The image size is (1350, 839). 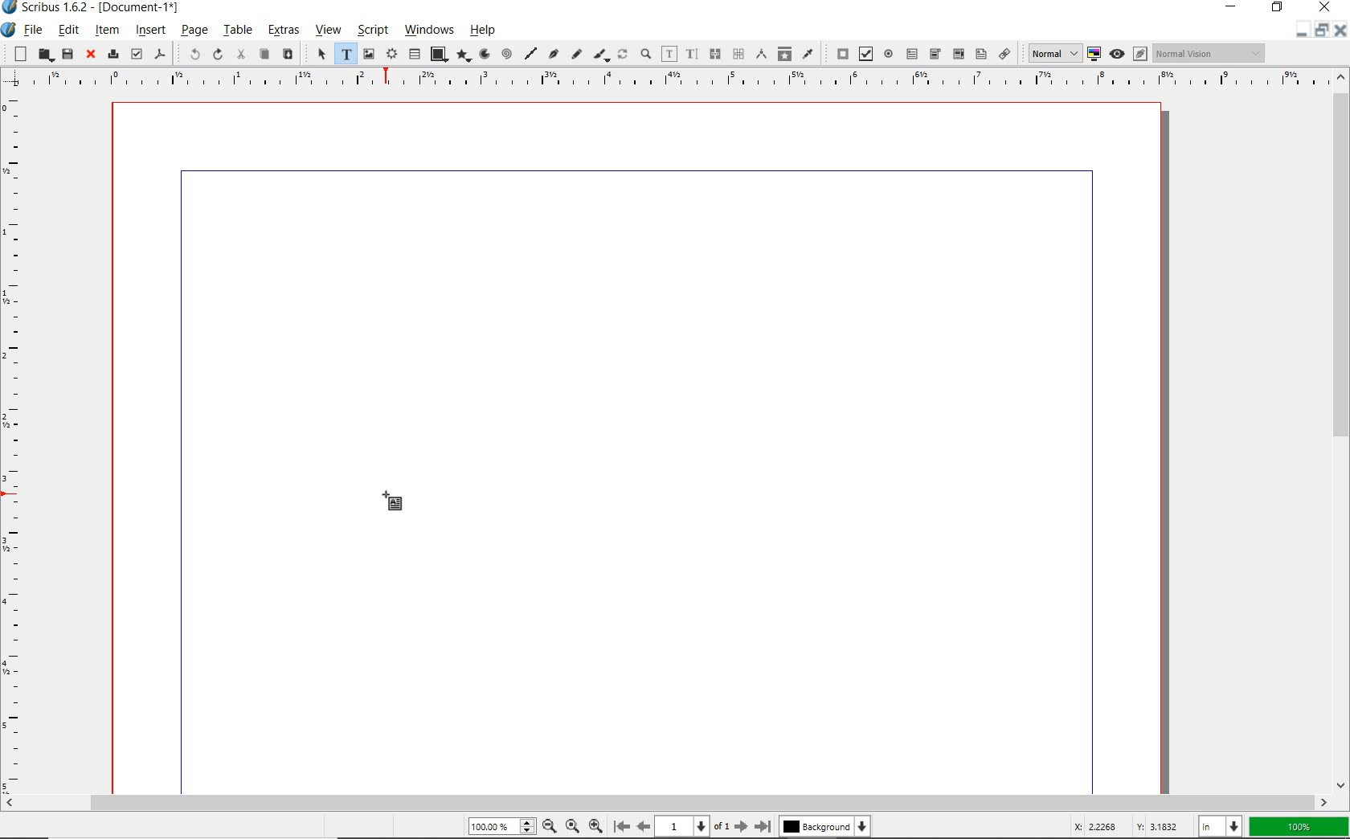 I want to click on save as pdf, so click(x=161, y=55).